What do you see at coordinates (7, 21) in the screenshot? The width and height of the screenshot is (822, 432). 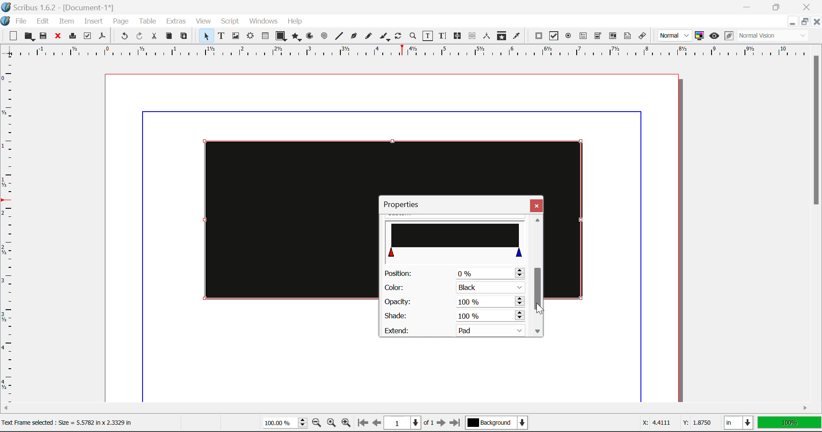 I see `scribus logo` at bounding box center [7, 21].